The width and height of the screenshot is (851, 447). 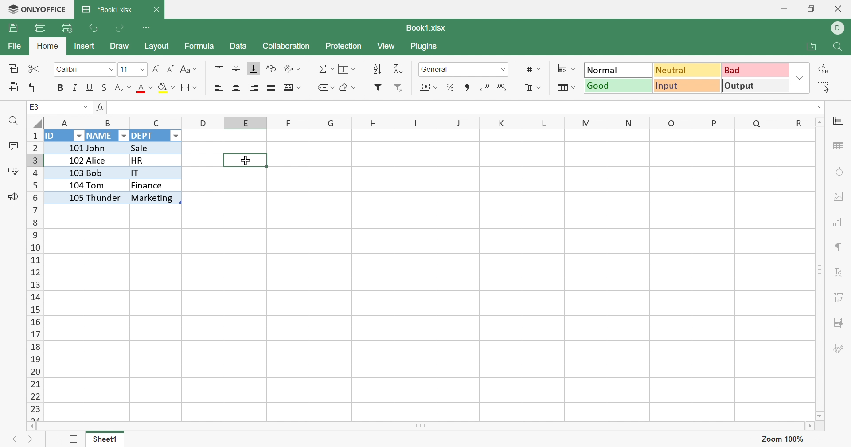 What do you see at coordinates (60, 89) in the screenshot?
I see `Bold` at bounding box center [60, 89].